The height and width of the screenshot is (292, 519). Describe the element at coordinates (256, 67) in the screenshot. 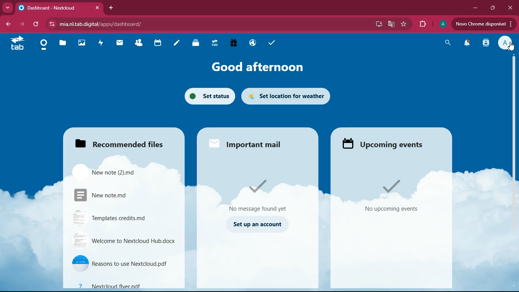

I see `good afternoon ` at that location.